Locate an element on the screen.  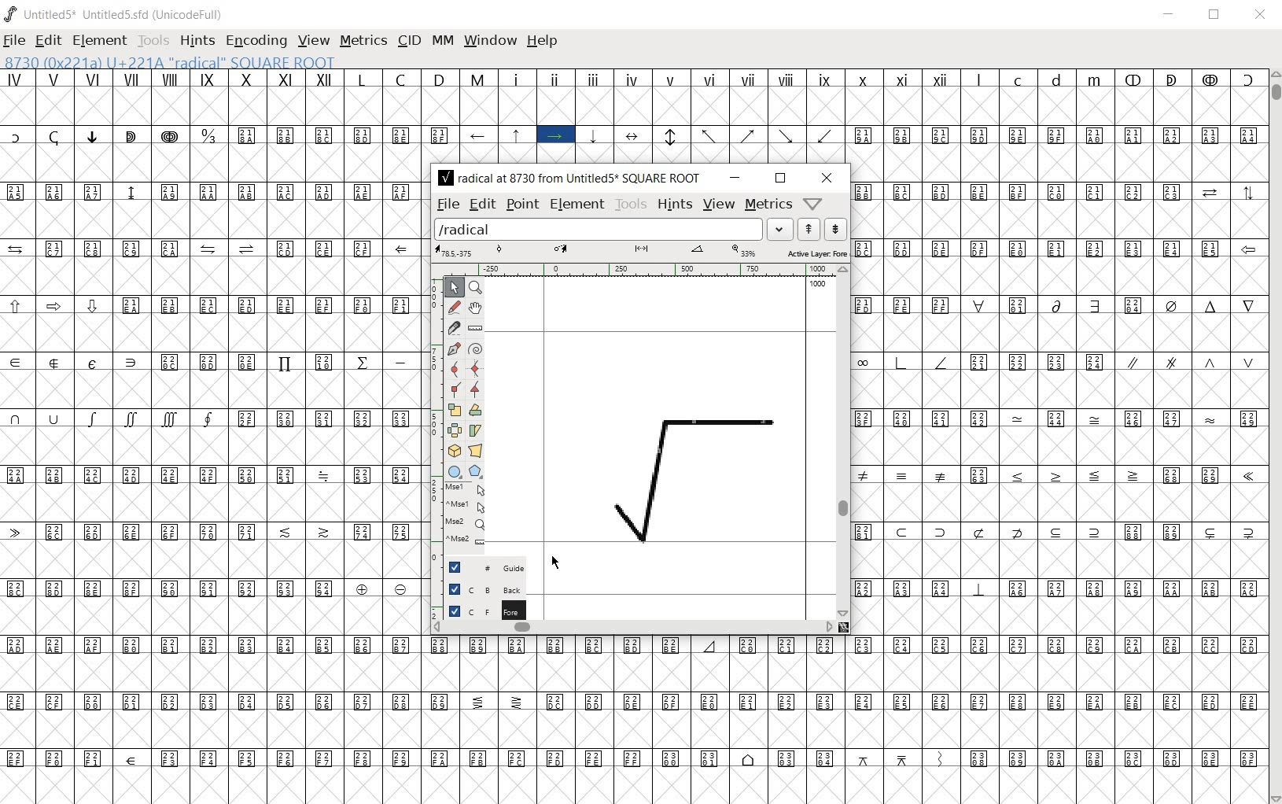
polygon or star is located at coordinates (478, 471).